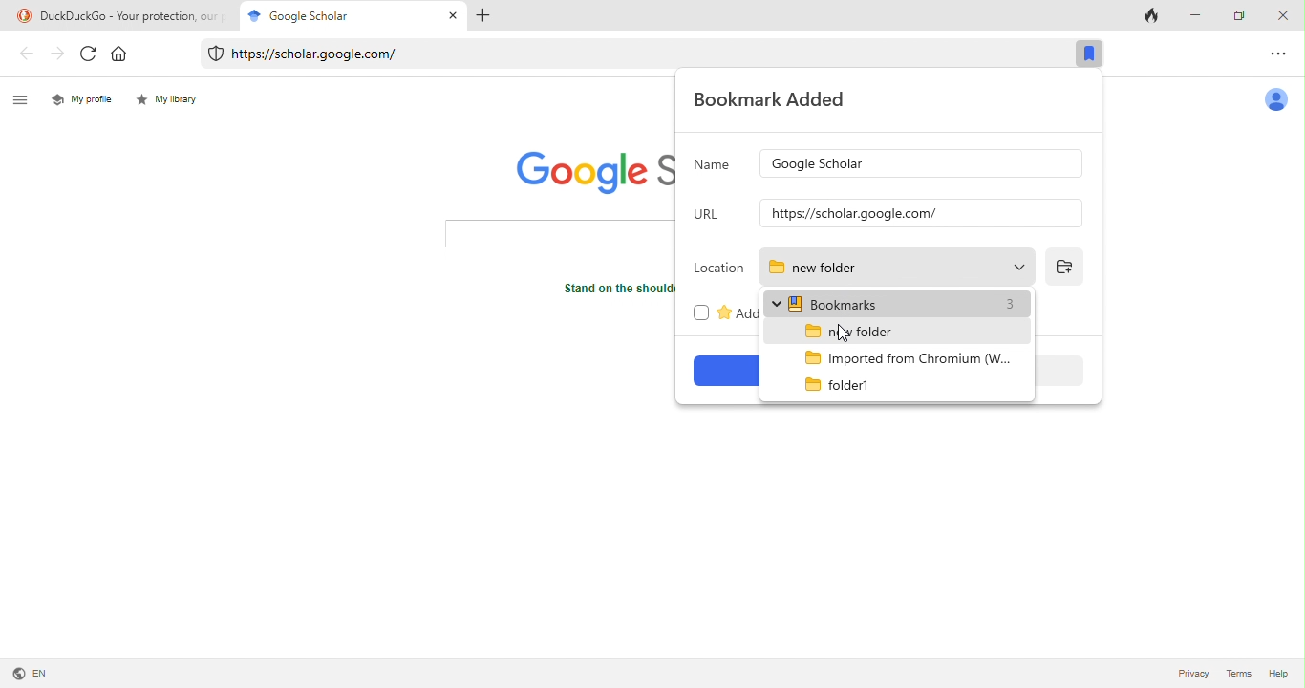 The height and width of the screenshot is (688, 1305). I want to click on privacy, so click(1193, 676).